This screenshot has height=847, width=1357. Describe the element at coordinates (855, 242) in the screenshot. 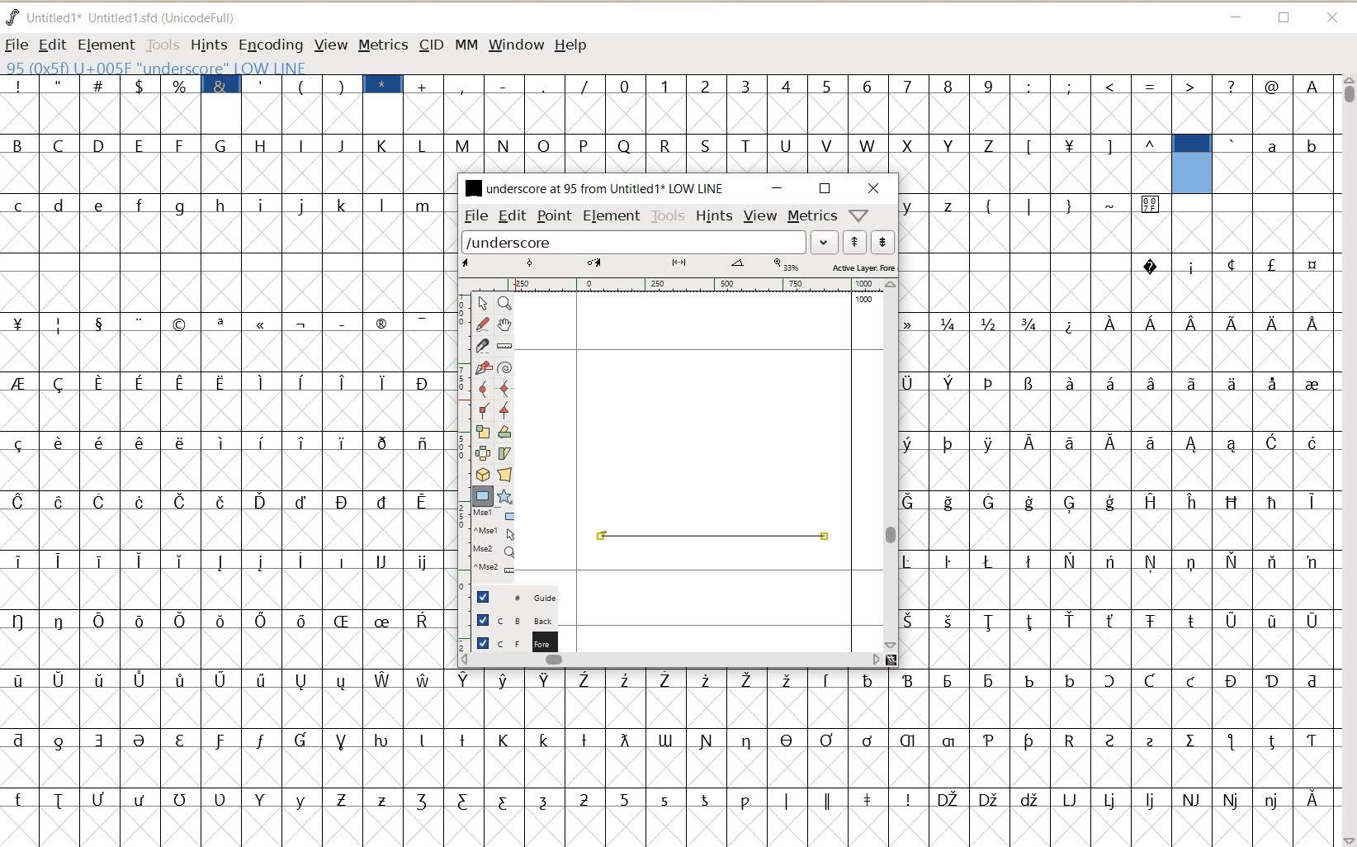

I see `show previous word list` at that location.